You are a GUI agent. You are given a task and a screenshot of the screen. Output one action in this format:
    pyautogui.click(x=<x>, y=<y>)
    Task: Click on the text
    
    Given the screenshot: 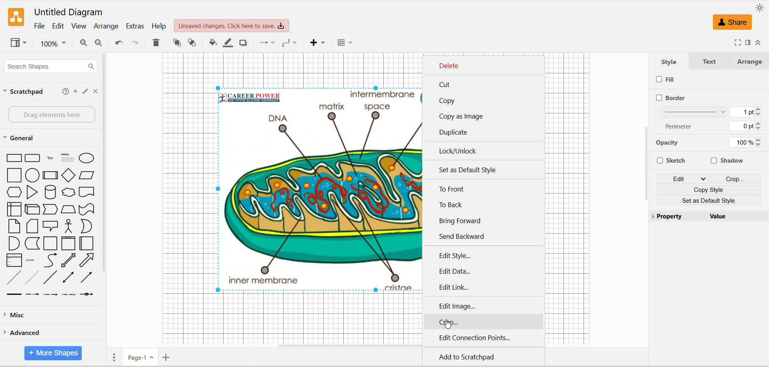 What is the action you would take?
    pyautogui.click(x=713, y=61)
    